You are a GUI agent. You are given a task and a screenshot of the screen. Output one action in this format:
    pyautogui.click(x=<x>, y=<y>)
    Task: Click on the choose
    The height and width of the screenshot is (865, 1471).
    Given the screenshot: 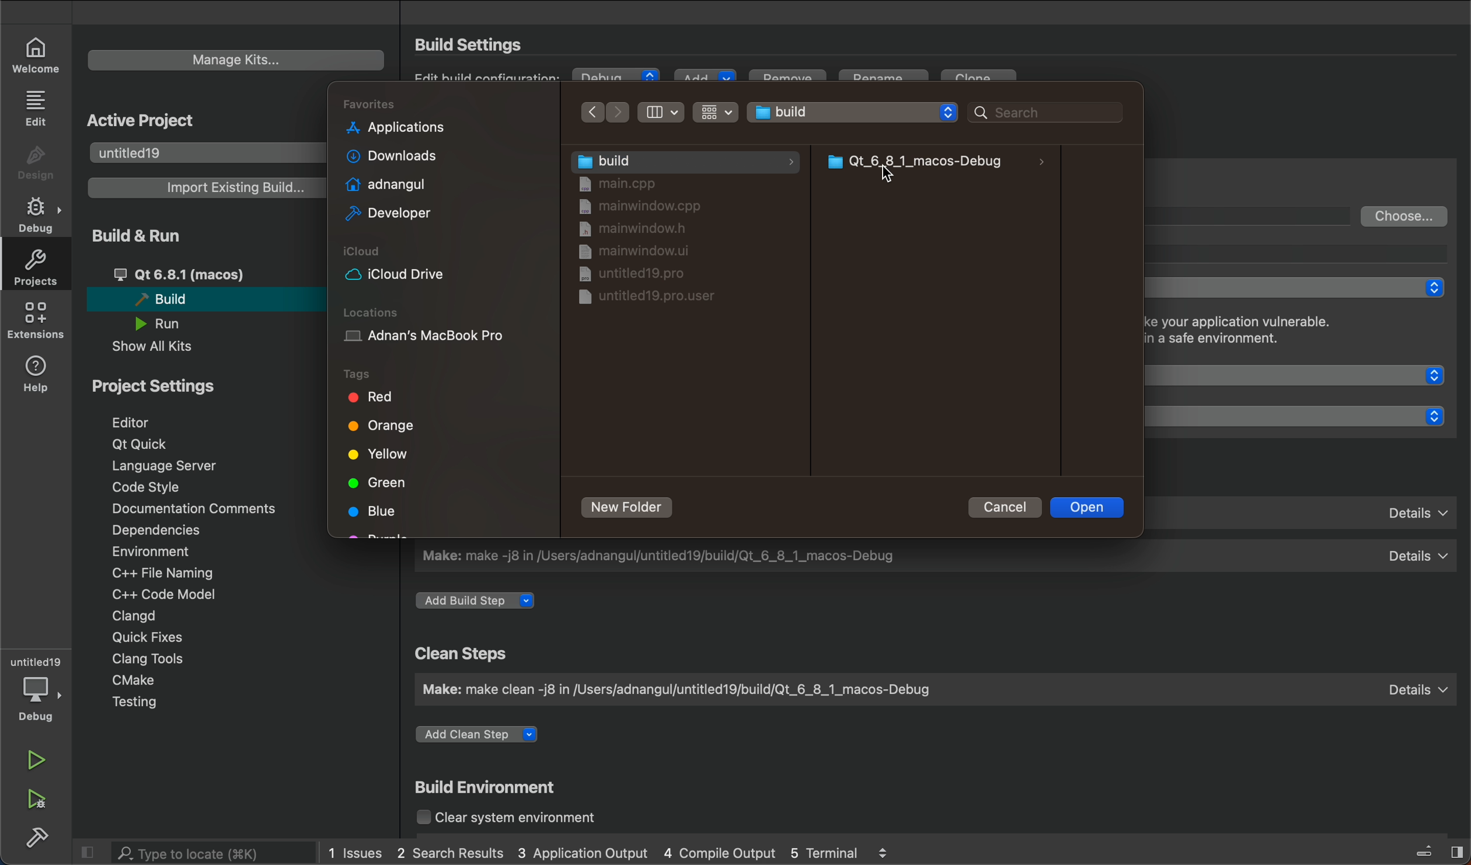 What is the action you would take?
    pyautogui.click(x=1405, y=215)
    